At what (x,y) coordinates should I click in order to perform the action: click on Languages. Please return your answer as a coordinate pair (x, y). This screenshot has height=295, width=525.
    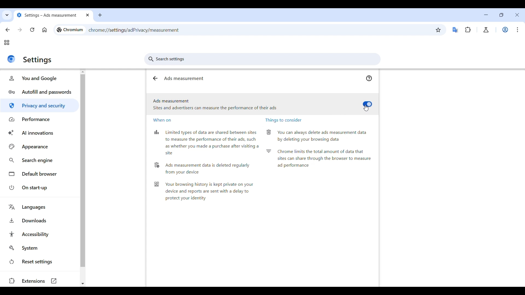
    Looking at the image, I should click on (41, 207).